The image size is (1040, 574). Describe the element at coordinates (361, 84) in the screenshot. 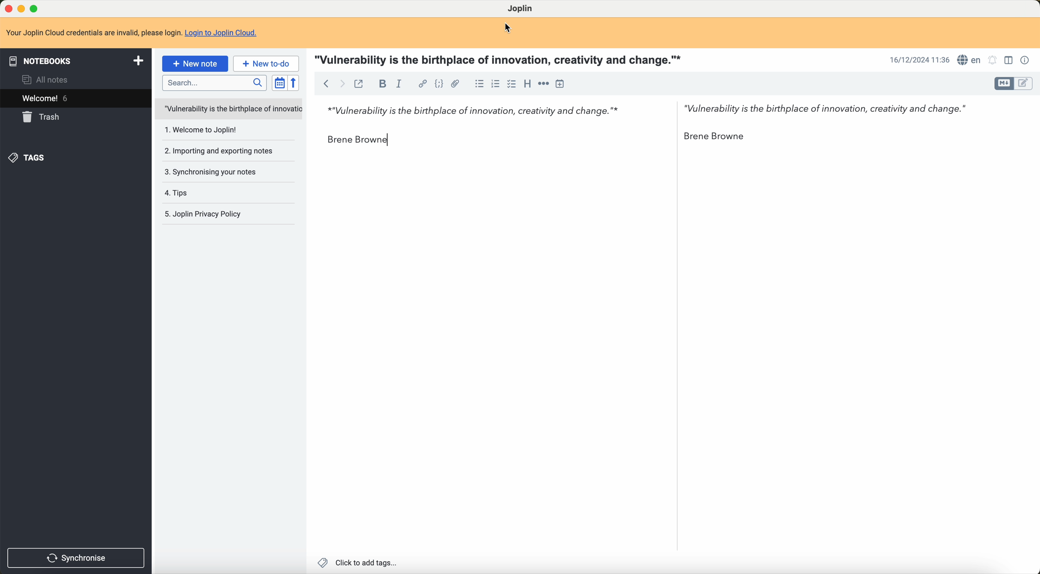

I see `toggle external editing` at that location.